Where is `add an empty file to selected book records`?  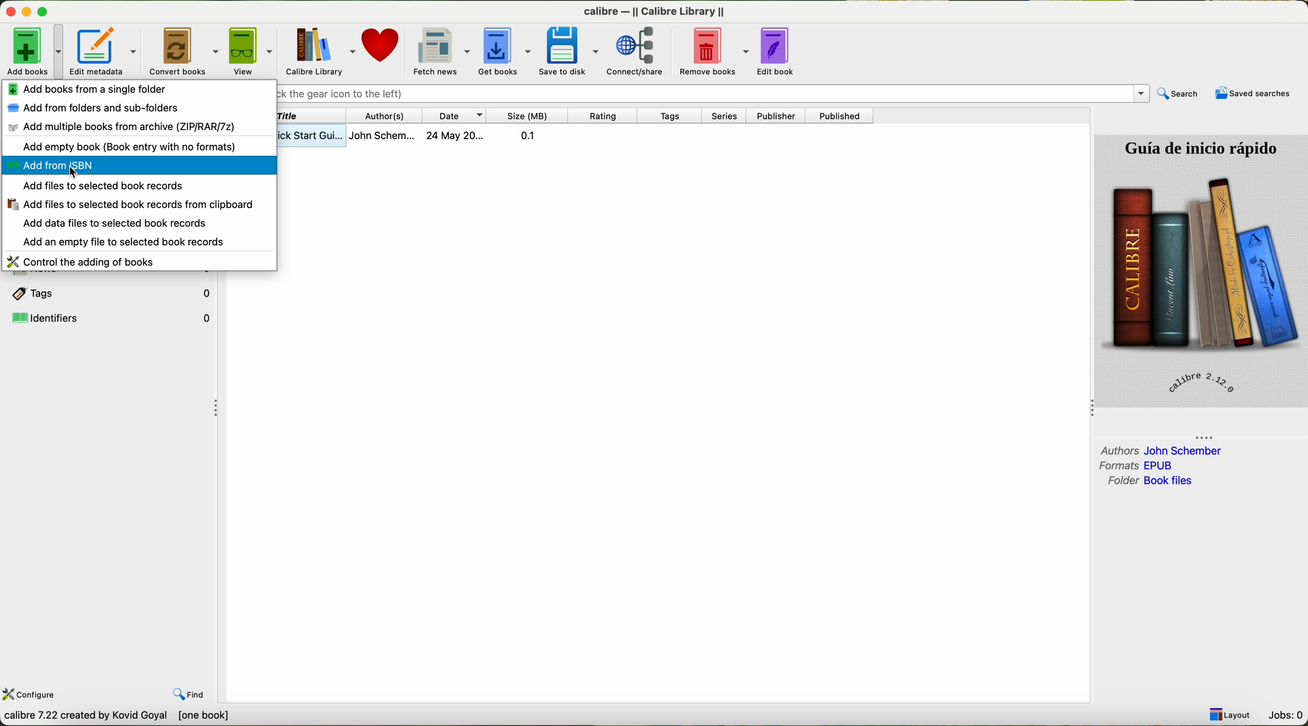 add an empty file to selected book records is located at coordinates (127, 242).